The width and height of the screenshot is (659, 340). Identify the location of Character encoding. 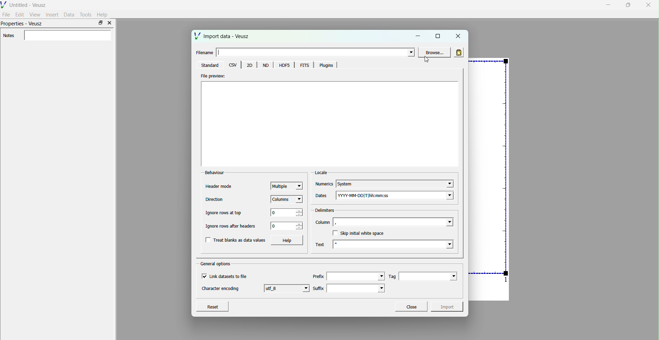
(221, 289).